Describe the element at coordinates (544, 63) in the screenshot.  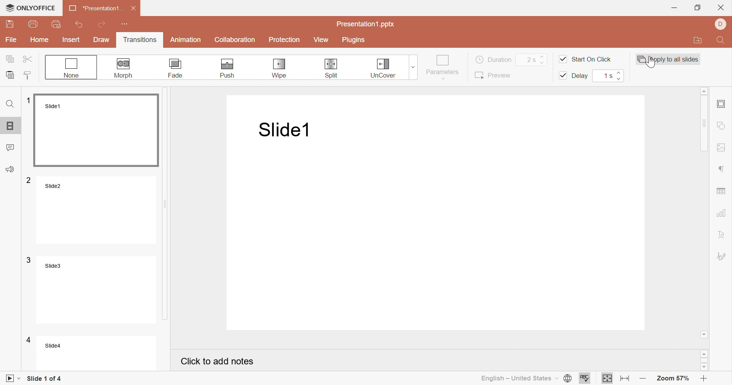
I see `Decrease duration` at that location.